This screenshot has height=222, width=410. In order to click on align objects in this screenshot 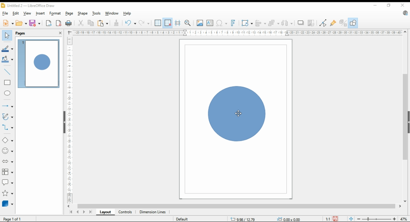, I will do `click(260, 23)`.